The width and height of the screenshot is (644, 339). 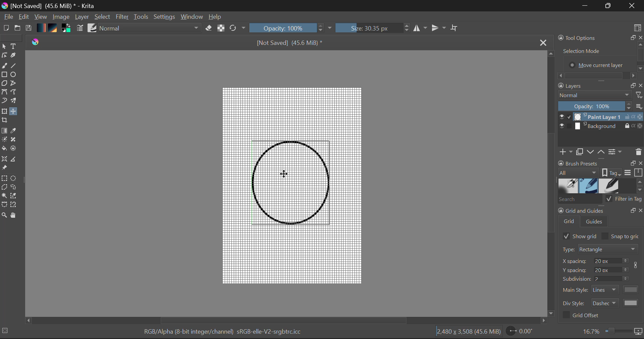 What do you see at coordinates (226, 333) in the screenshot?
I see `Color Information` at bounding box center [226, 333].